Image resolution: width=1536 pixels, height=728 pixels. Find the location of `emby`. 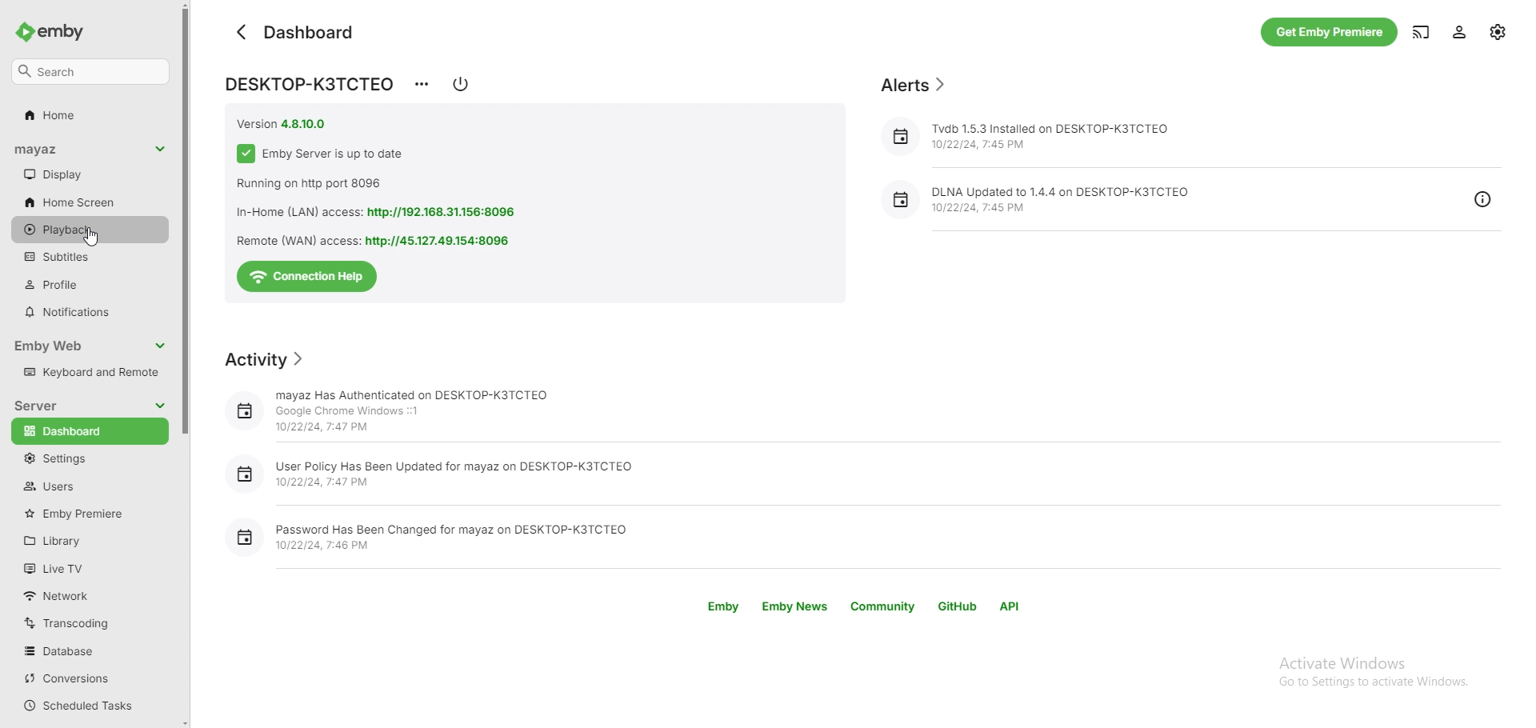

emby is located at coordinates (57, 33).